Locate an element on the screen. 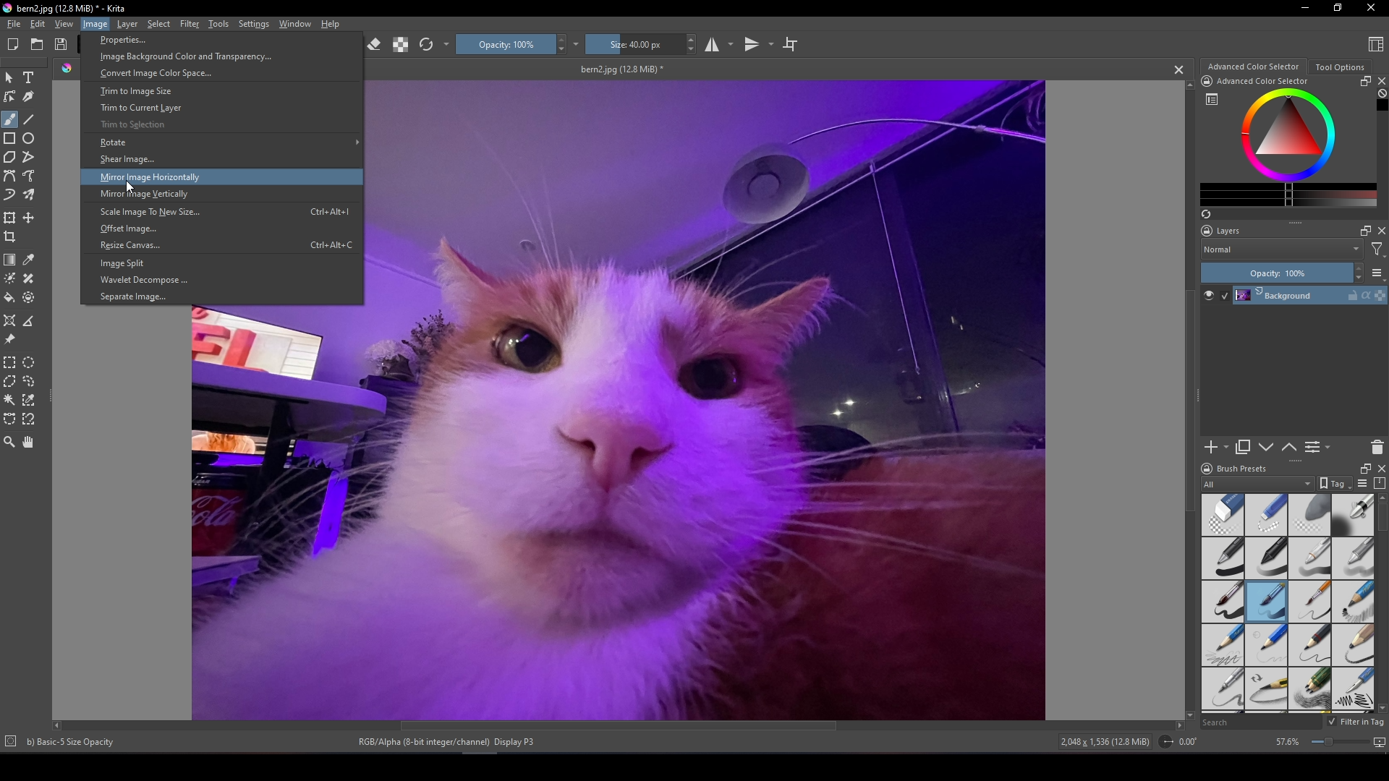  Smart patch tool is located at coordinates (29, 278).